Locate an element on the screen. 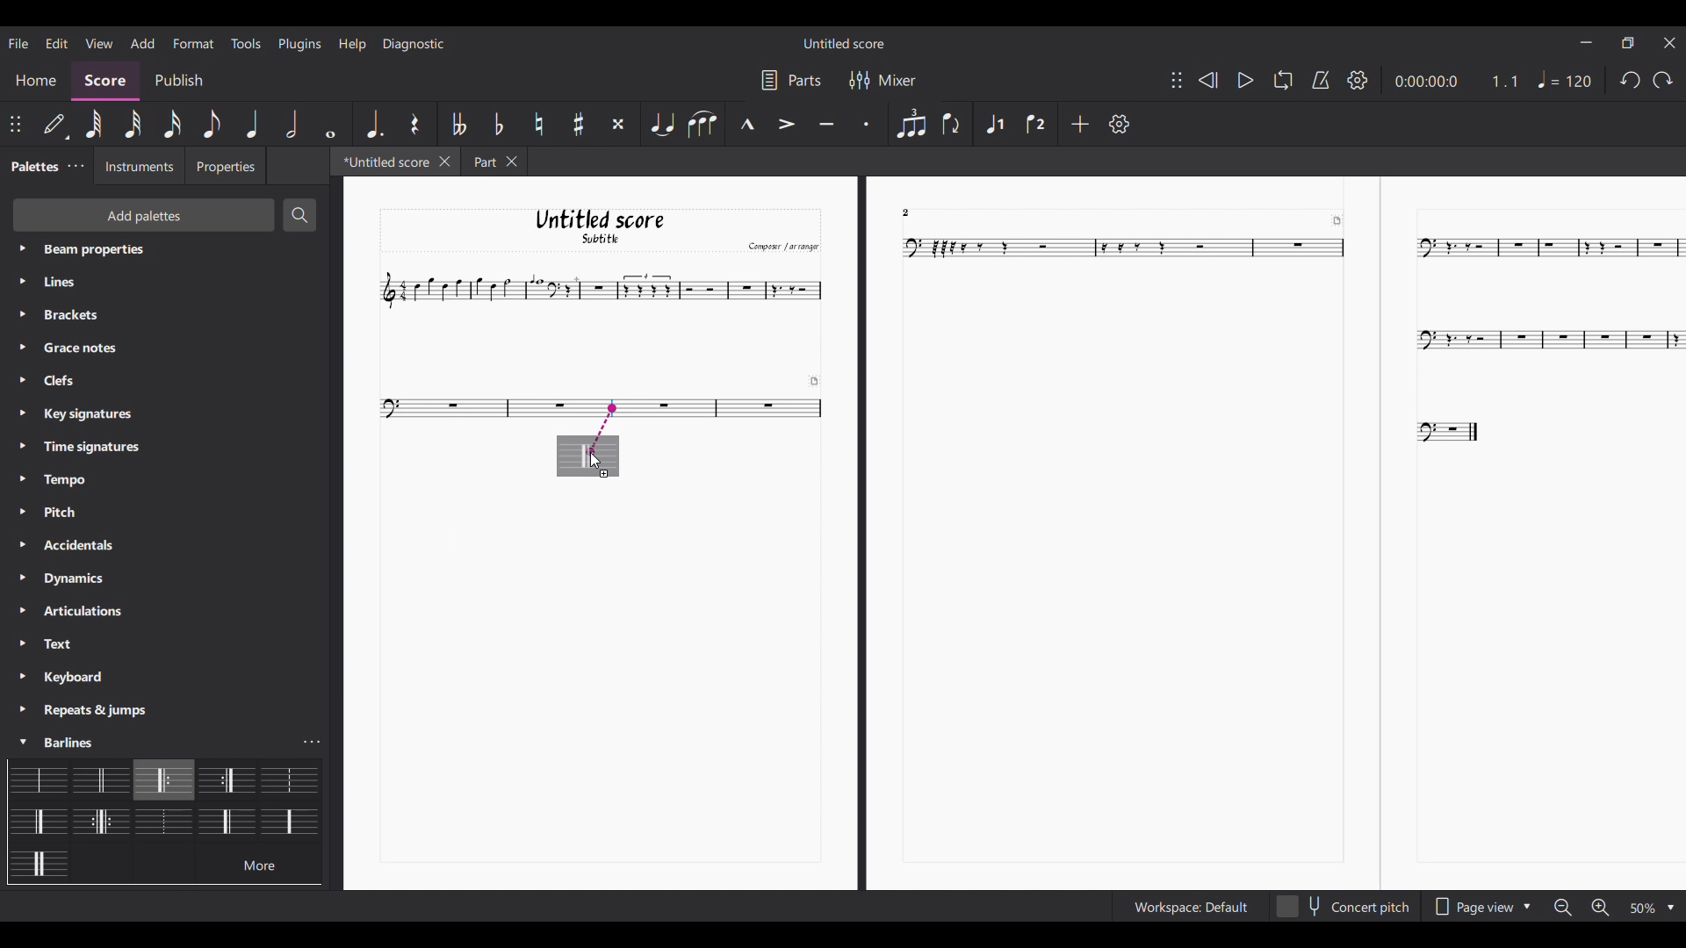 The image size is (1686, 948). Toggle double flat is located at coordinates (457, 123).